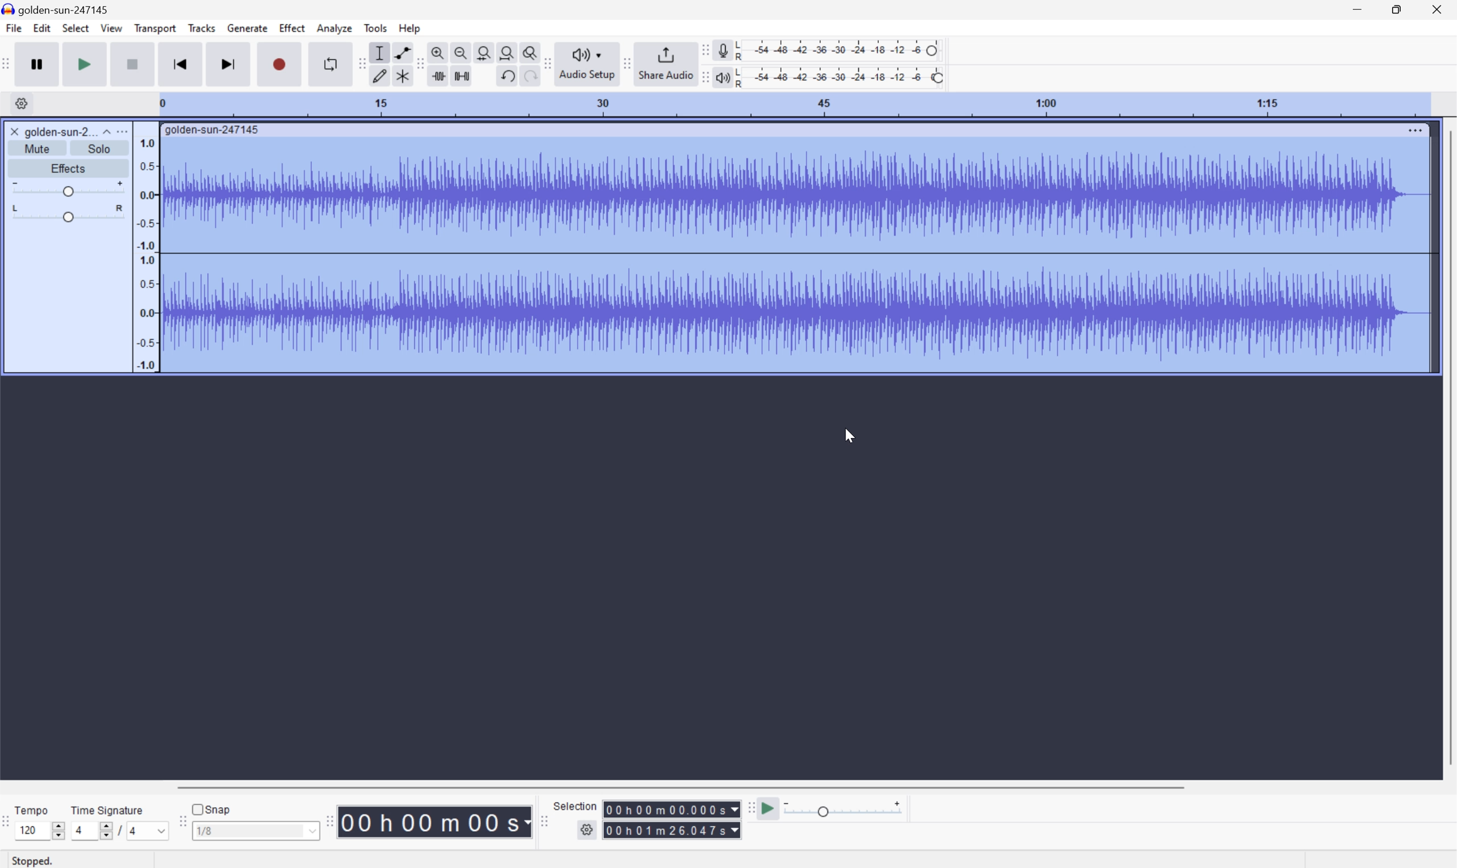  Describe the element at coordinates (375, 26) in the screenshot. I see `Tools` at that location.